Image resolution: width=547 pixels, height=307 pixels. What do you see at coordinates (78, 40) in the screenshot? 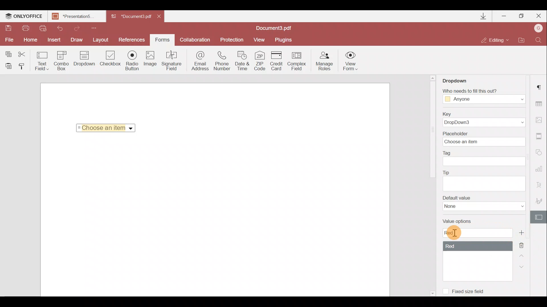
I see `Draw` at bounding box center [78, 40].